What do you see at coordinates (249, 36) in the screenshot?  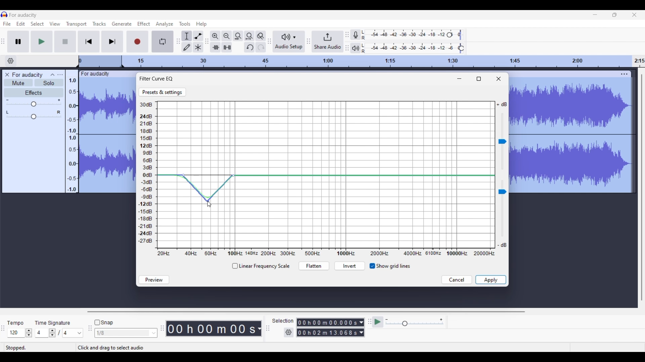 I see `Fit project to width` at bounding box center [249, 36].